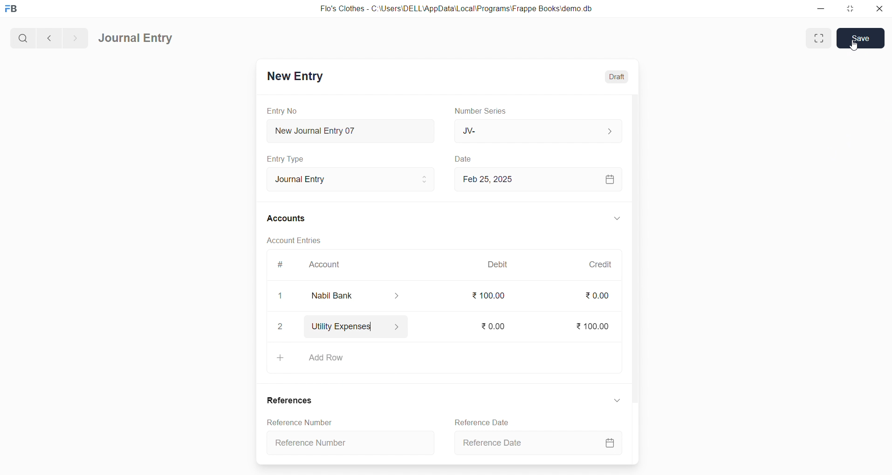 This screenshot has width=892, height=475. Describe the element at coordinates (287, 219) in the screenshot. I see `Accounts` at that location.